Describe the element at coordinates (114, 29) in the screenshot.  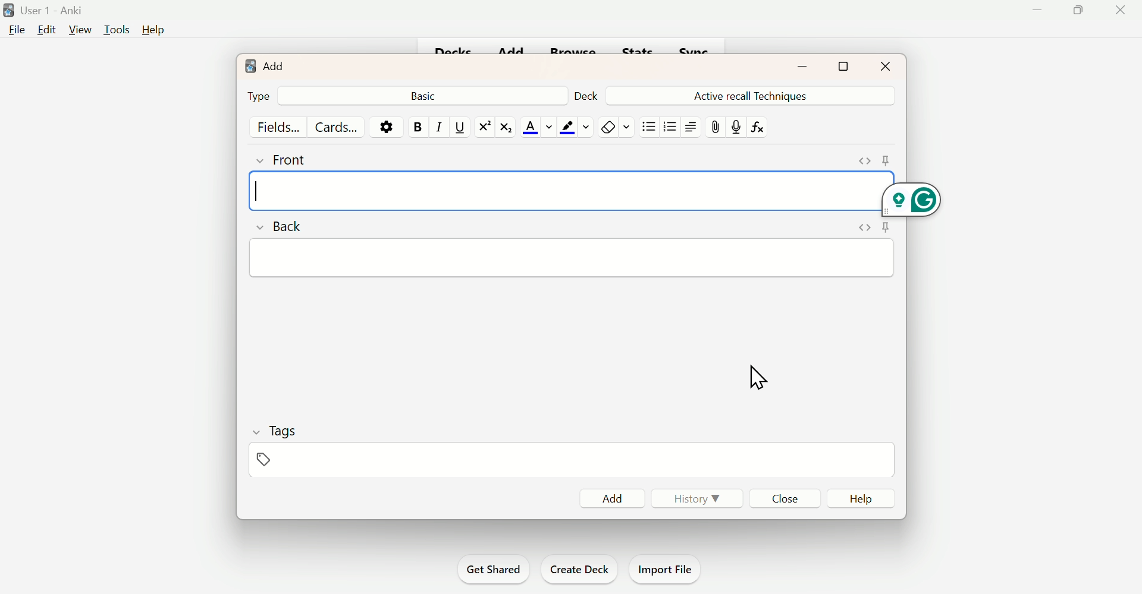
I see `Tools` at that location.